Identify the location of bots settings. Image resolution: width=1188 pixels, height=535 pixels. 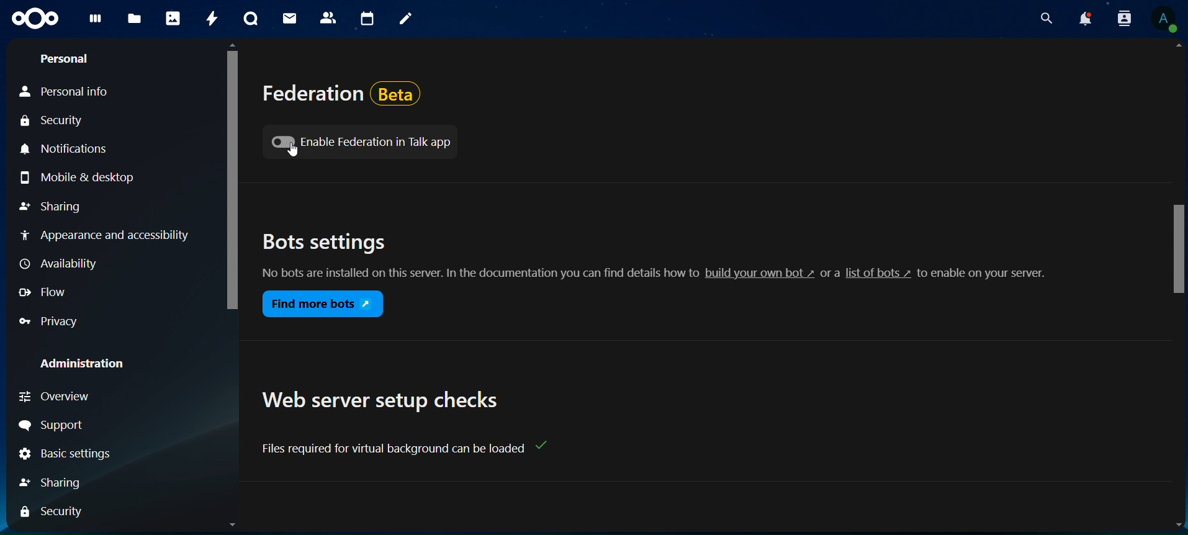
(325, 241).